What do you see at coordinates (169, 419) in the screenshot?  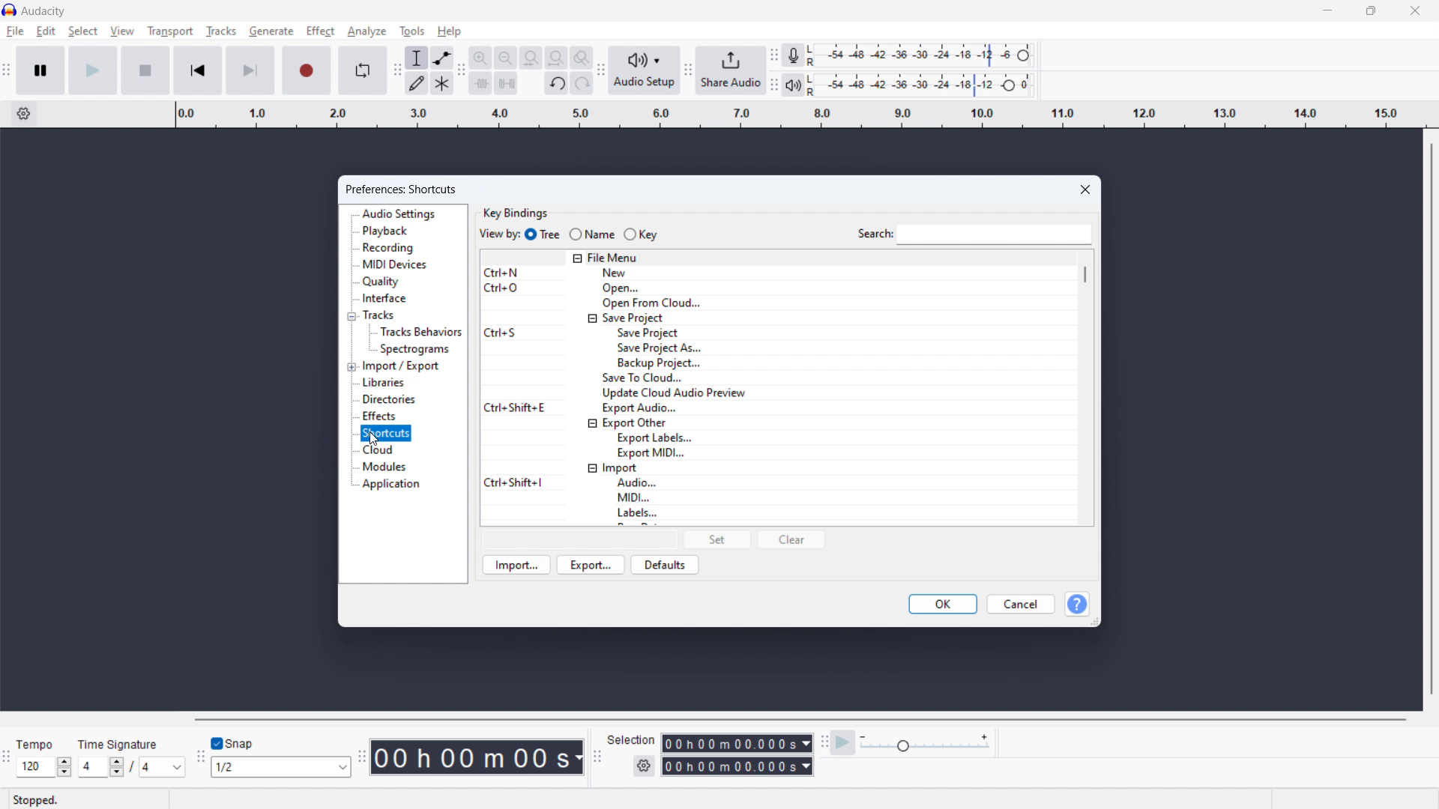 I see `Space for navigating recorded tracks` at bounding box center [169, 419].